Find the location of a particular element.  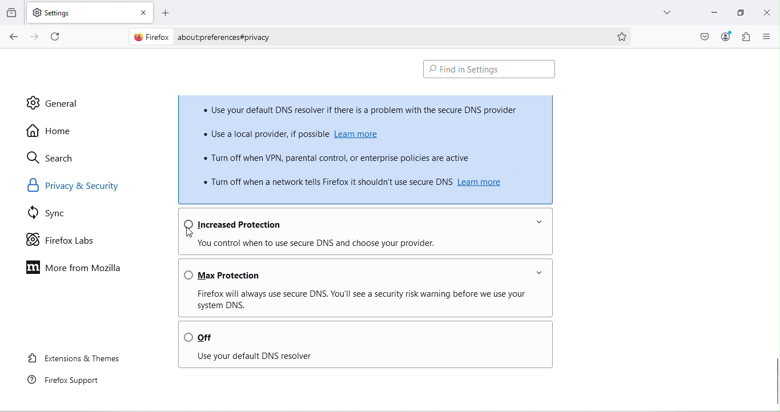

Home is located at coordinates (50, 130).